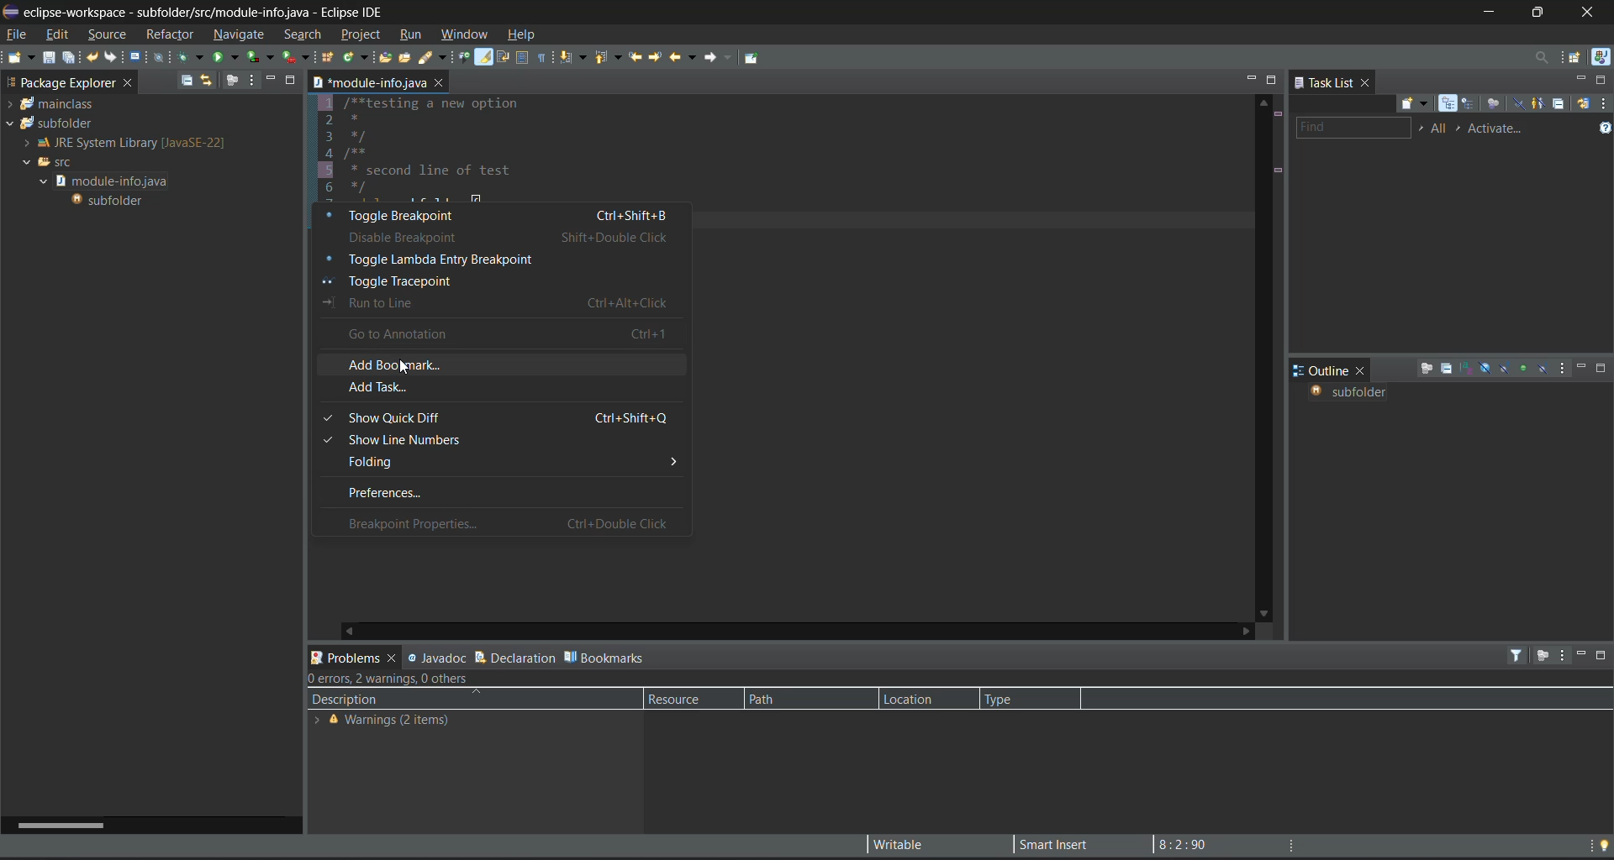 Image resolution: width=1614 pixels, height=860 pixels. I want to click on minimize, so click(1490, 11).